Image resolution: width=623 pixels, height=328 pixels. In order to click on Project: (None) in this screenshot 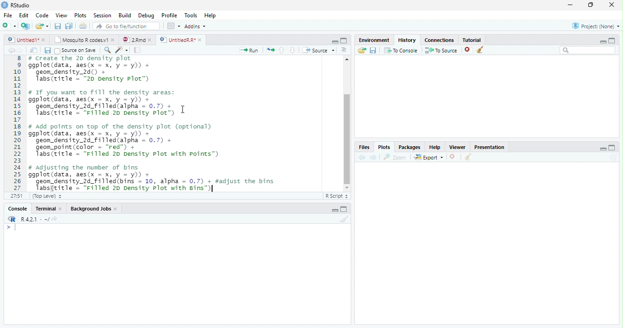, I will do `click(595, 26)`.